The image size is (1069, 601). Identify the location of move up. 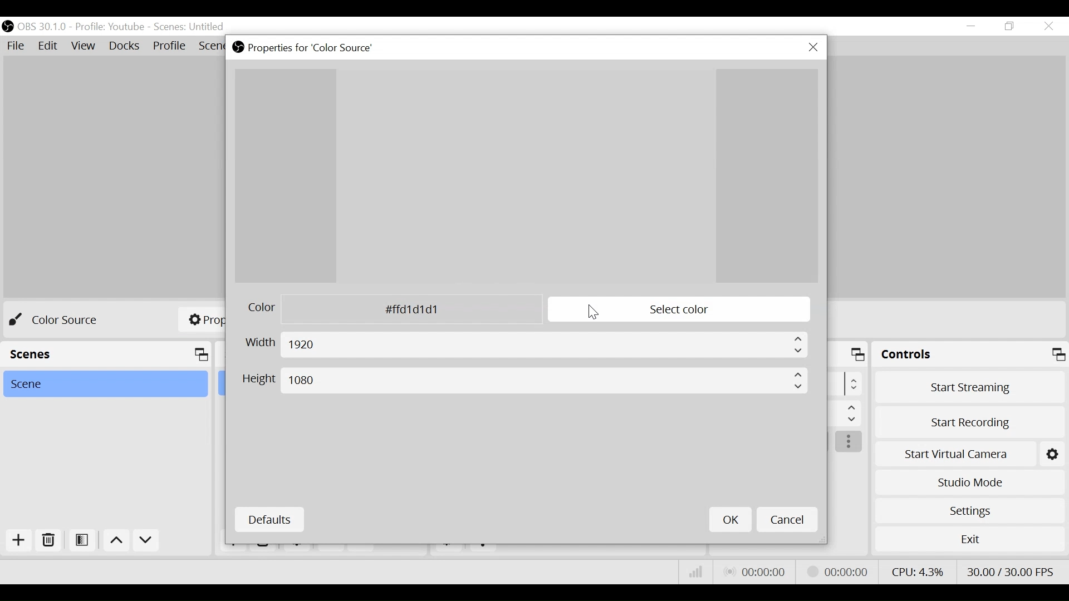
(115, 540).